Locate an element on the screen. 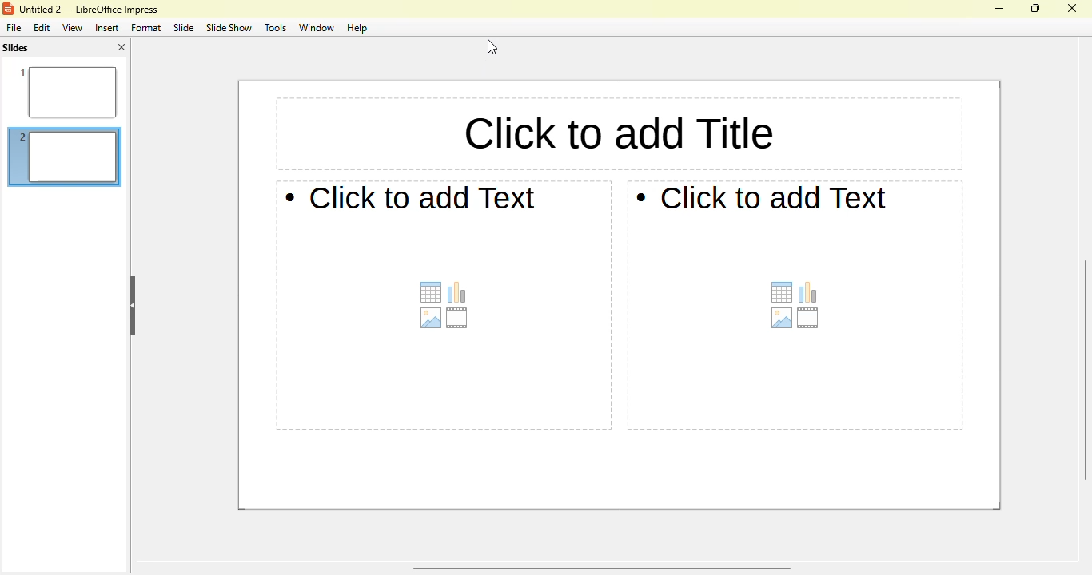 Image resolution: width=1092 pixels, height=575 pixels. text is located at coordinates (410, 197).